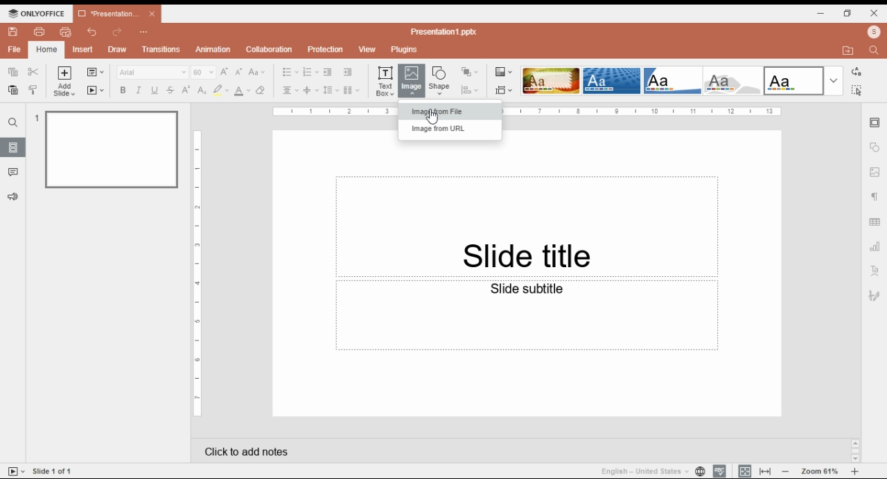 Image resolution: width=887 pixels, height=479 pixels. Describe the element at coordinates (848, 51) in the screenshot. I see `open file location` at that location.